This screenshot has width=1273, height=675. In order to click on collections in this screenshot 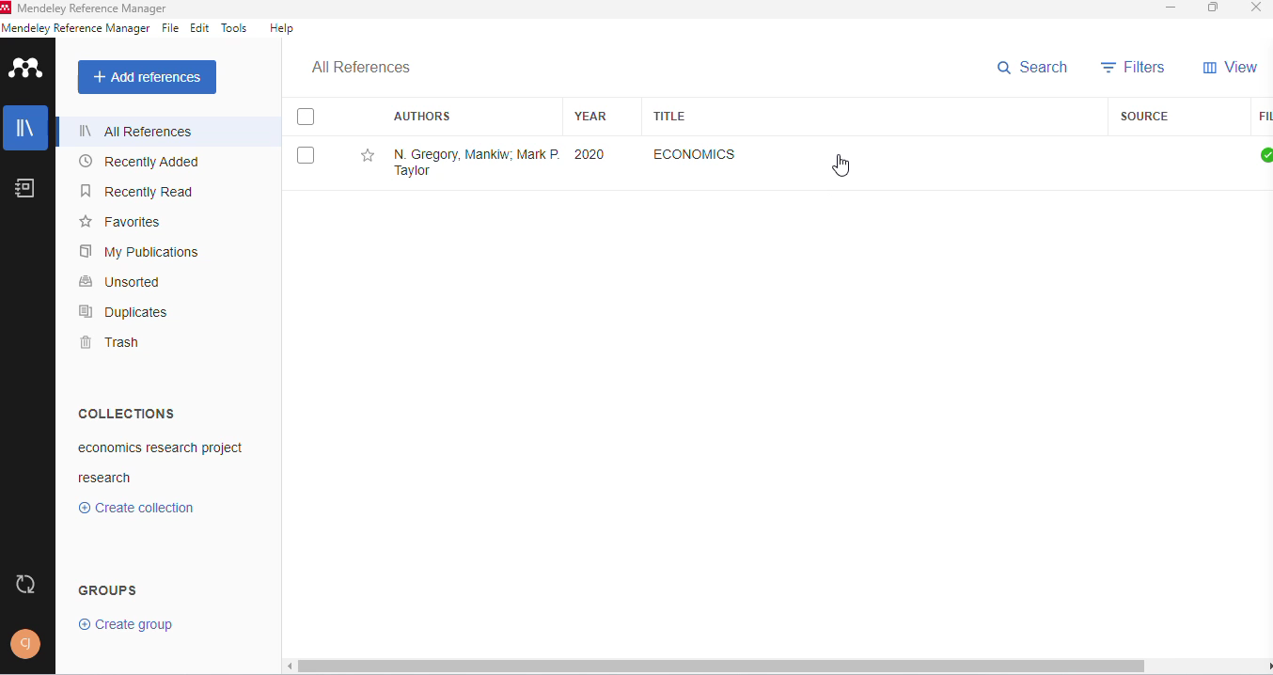, I will do `click(128, 413)`.